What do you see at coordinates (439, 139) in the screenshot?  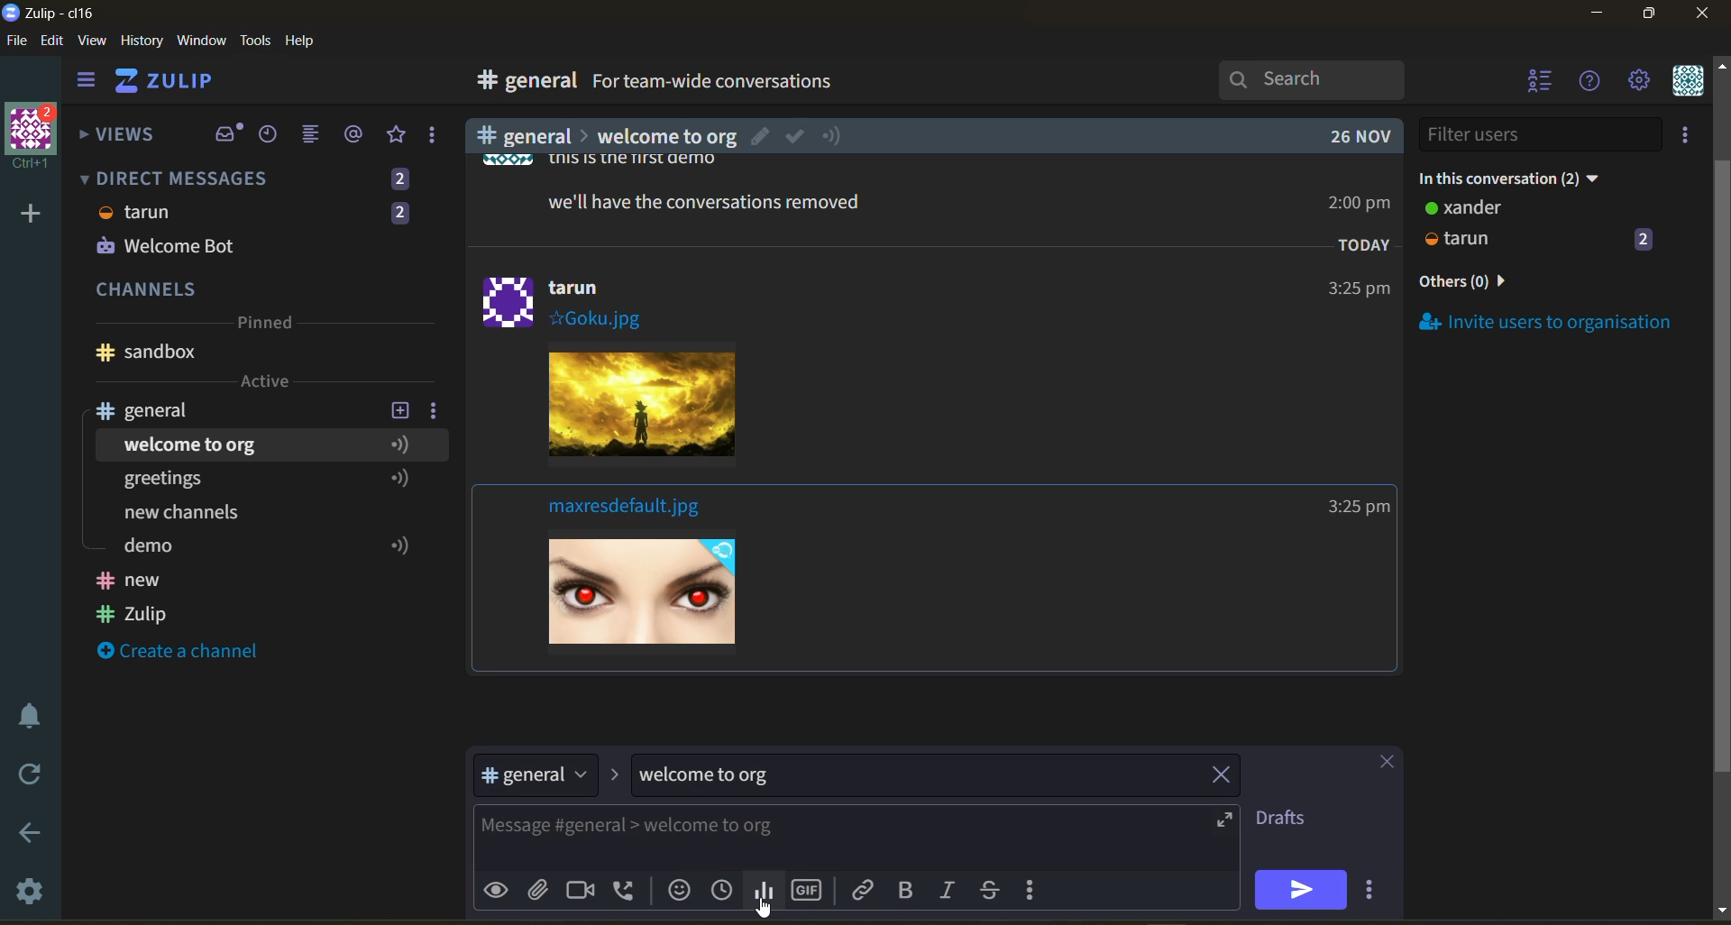 I see `reactions and drafts` at bounding box center [439, 139].